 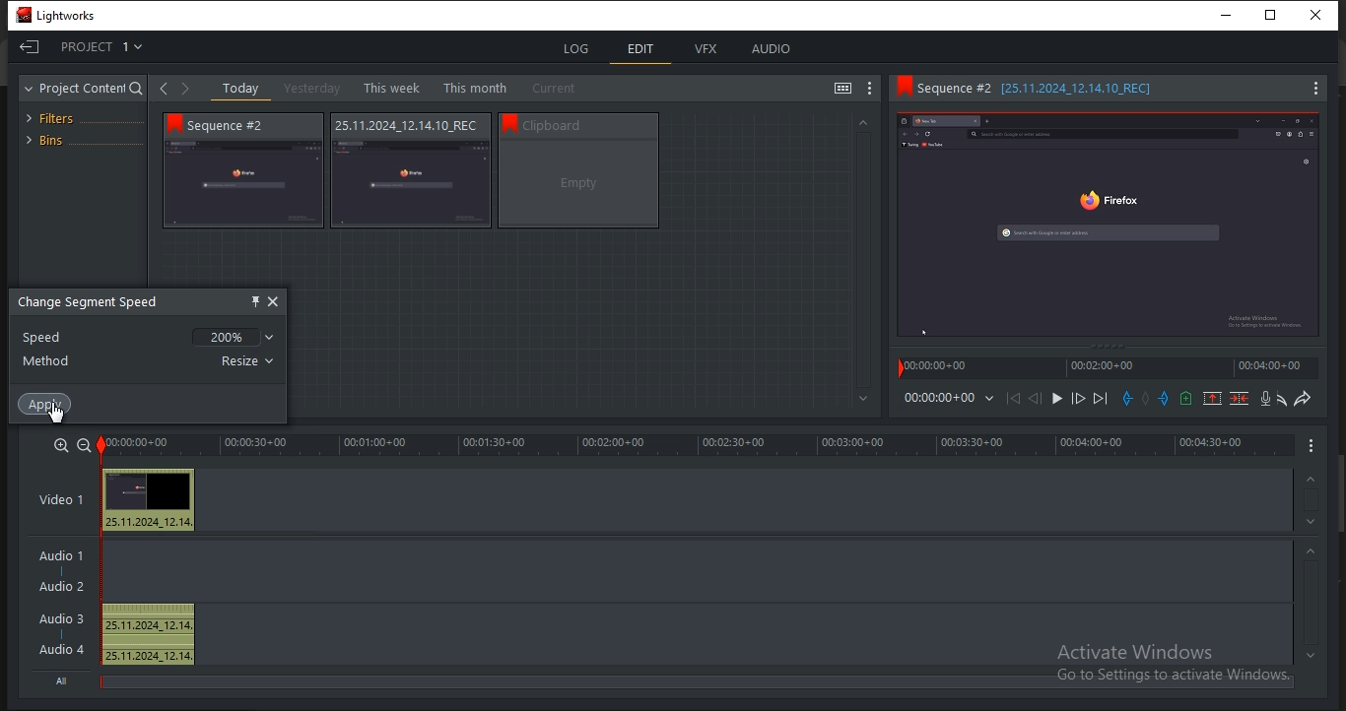 I want to click on vfx, so click(x=707, y=50).